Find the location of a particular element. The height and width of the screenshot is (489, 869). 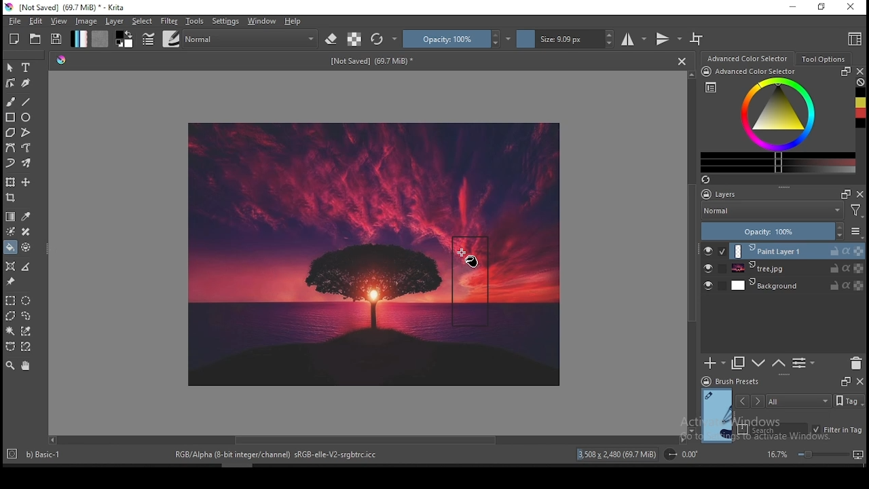

brushes is located at coordinates (170, 39).